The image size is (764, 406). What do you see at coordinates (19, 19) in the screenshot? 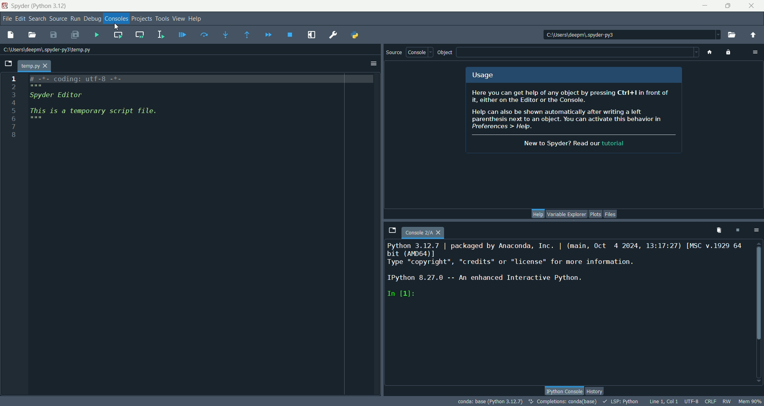
I see `edit` at bounding box center [19, 19].